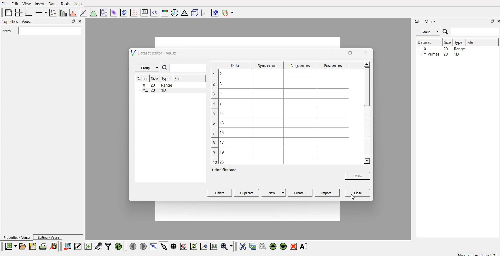  Describe the element at coordinates (14, 3) in the screenshot. I see `Edit` at that location.